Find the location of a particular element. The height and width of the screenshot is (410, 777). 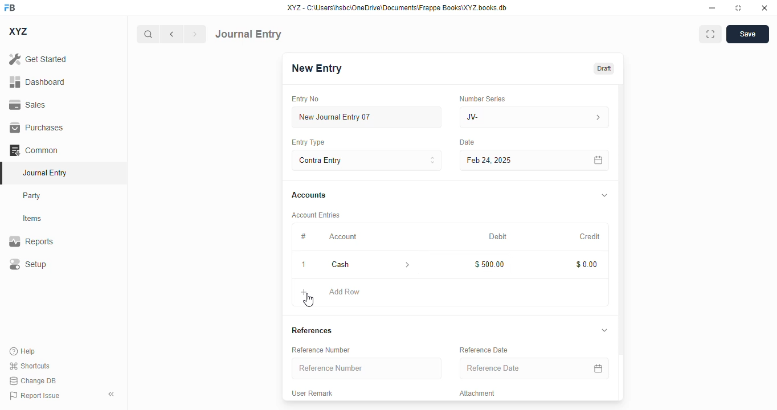

new journal entry 07 is located at coordinates (367, 117).